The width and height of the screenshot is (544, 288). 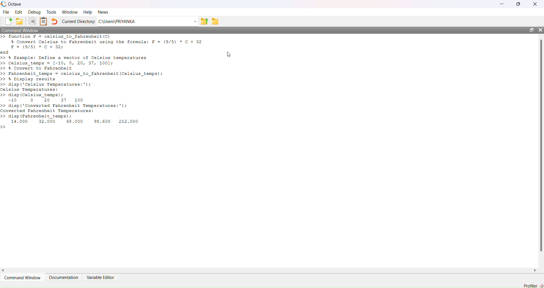 I want to click on Open an existing file in editor, so click(x=19, y=21).